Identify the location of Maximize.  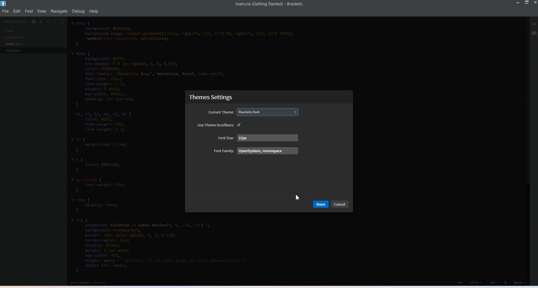
(527, 3).